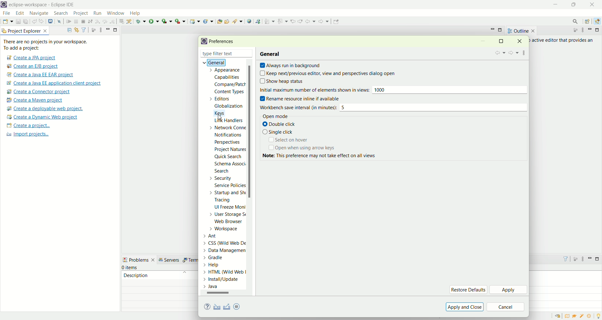  What do you see at coordinates (573, 21) in the screenshot?
I see `search` at bounding box center [573, 21].